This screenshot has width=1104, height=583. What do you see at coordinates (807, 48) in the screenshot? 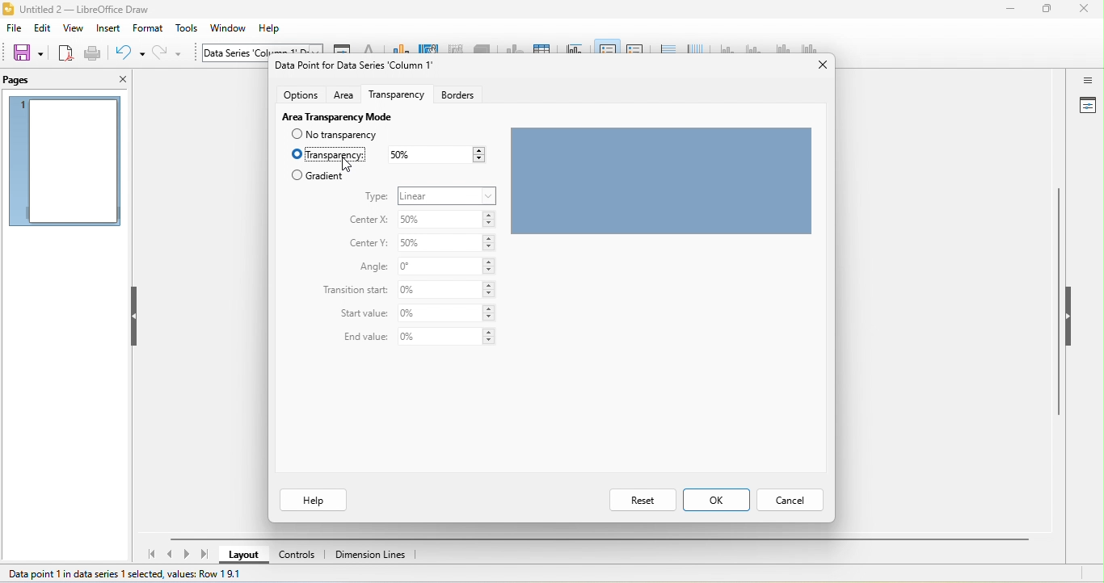
I see `all axes` at bounding box center [807, 48].